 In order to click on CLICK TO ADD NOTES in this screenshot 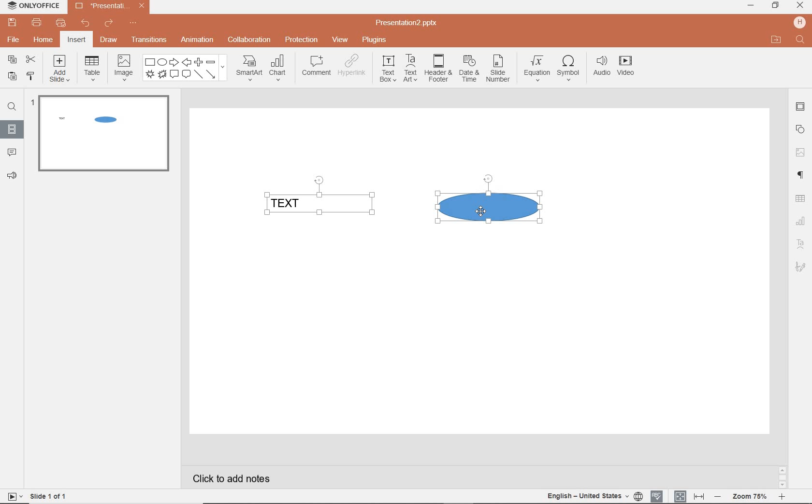, I will do `click(233, 477)`.